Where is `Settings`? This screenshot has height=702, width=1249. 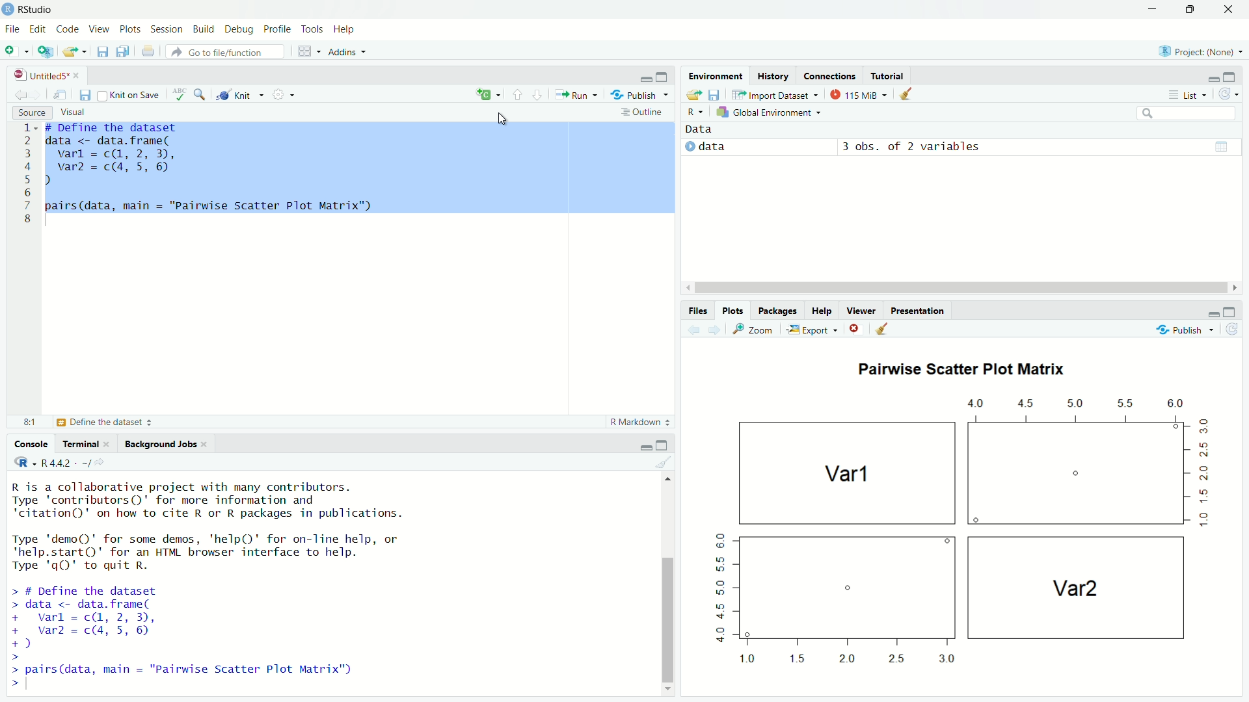 Settings is located at coordinates (283, 94).